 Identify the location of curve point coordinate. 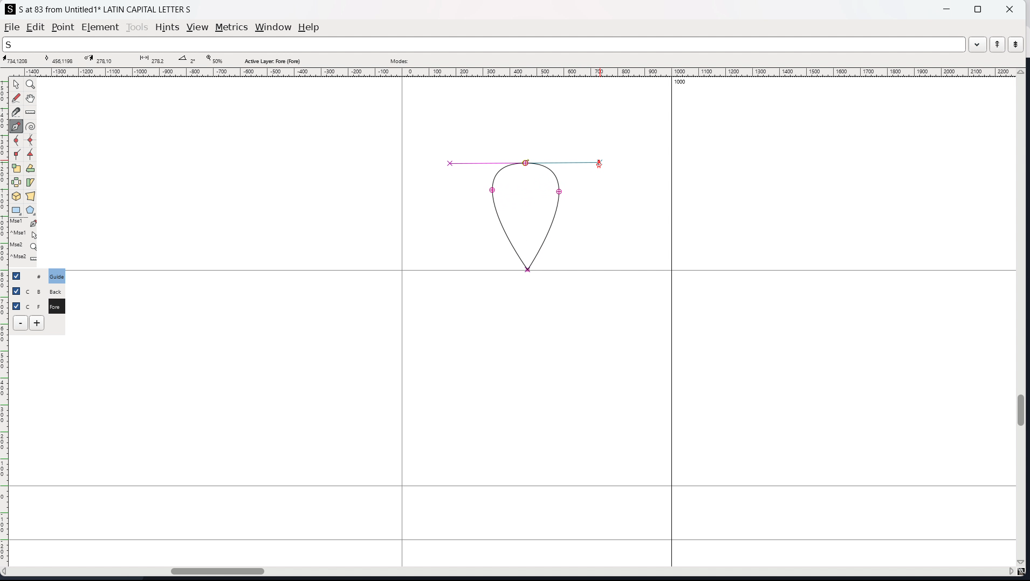
(61, 59).